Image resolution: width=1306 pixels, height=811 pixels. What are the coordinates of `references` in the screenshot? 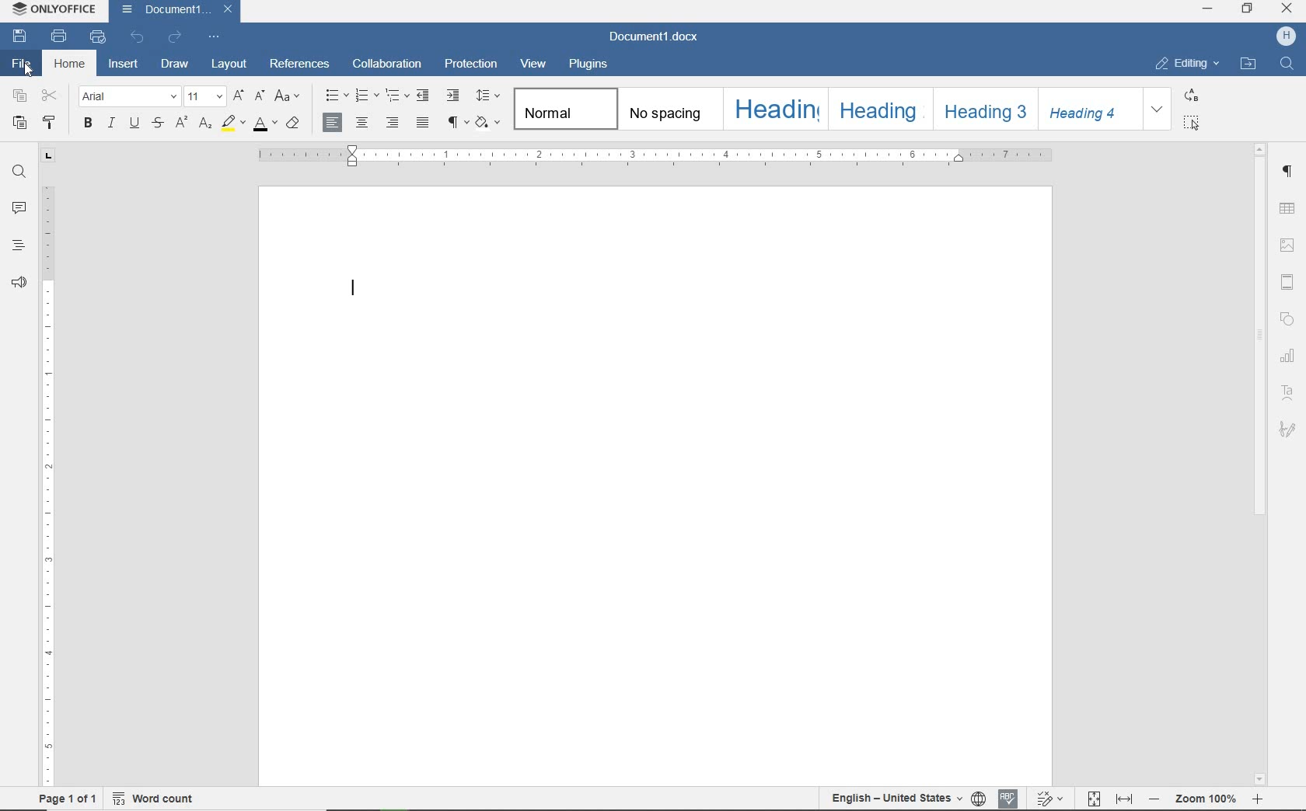 It's located at (302, 64).